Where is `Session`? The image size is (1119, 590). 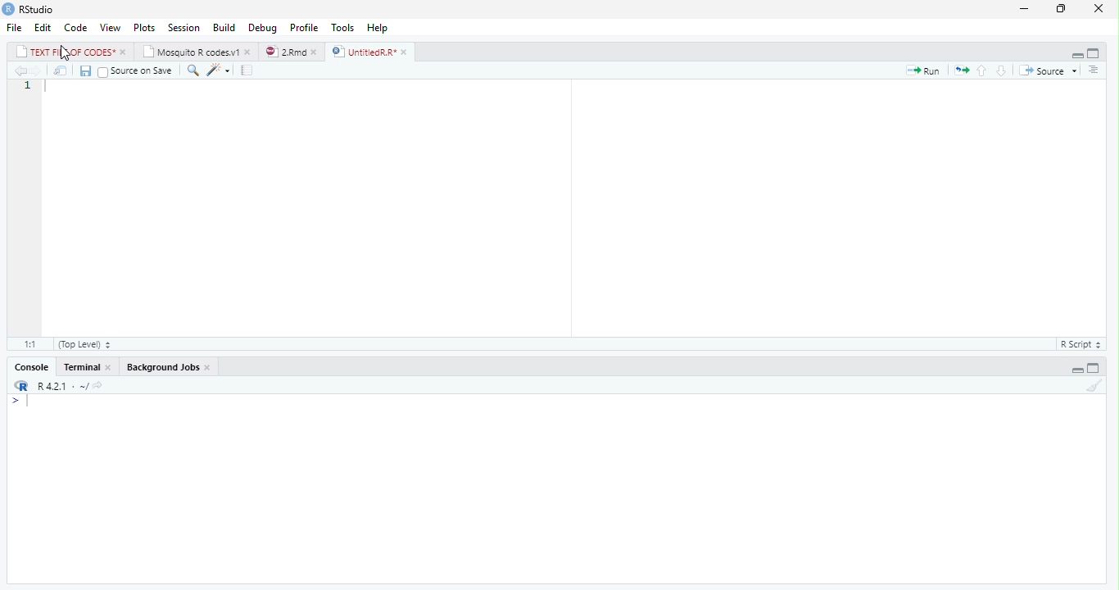 Session is located at coordinates (183, 27).